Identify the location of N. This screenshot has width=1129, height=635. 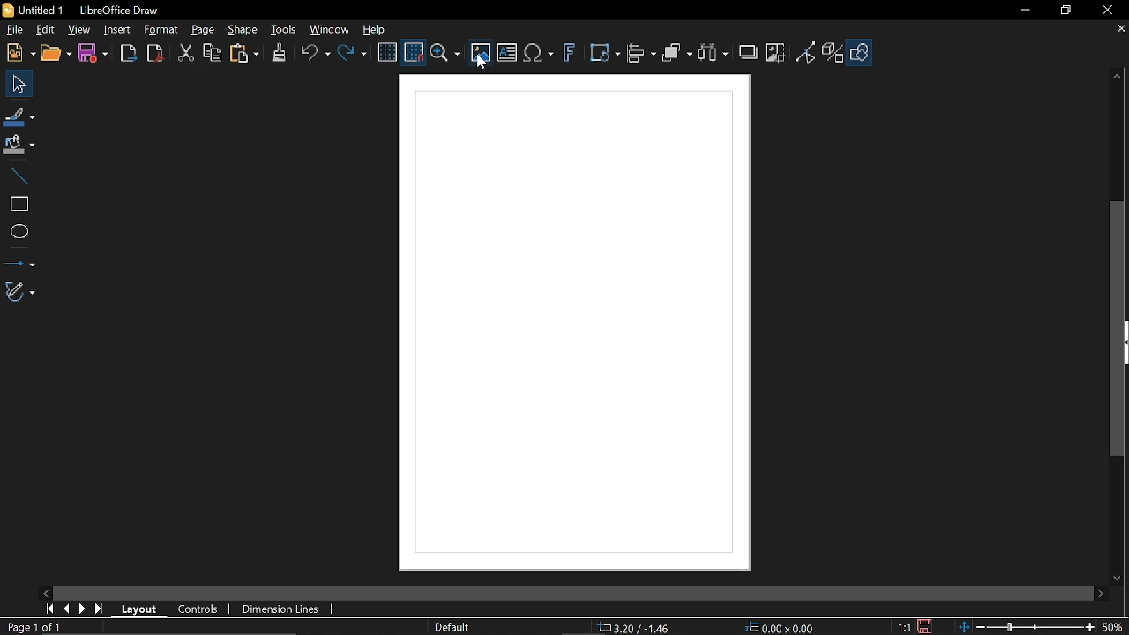
(19, 54).